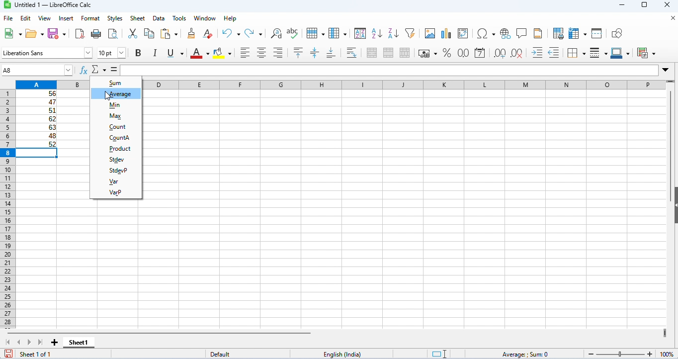  Describe the element at coordinates (480, 53) in the screenshot. I see `format as date` at that location.